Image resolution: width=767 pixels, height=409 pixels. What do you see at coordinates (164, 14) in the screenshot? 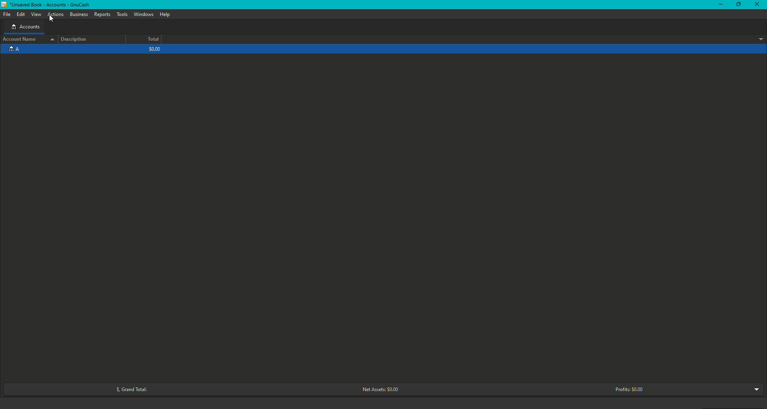
I see `Help` at bounding box center [164, 14].